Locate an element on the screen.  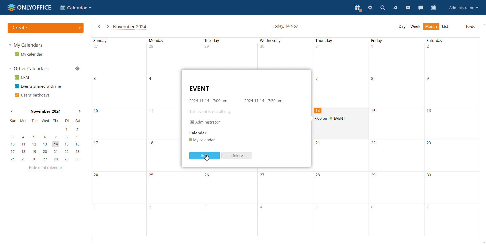
number is located at coordinates (430, 176).